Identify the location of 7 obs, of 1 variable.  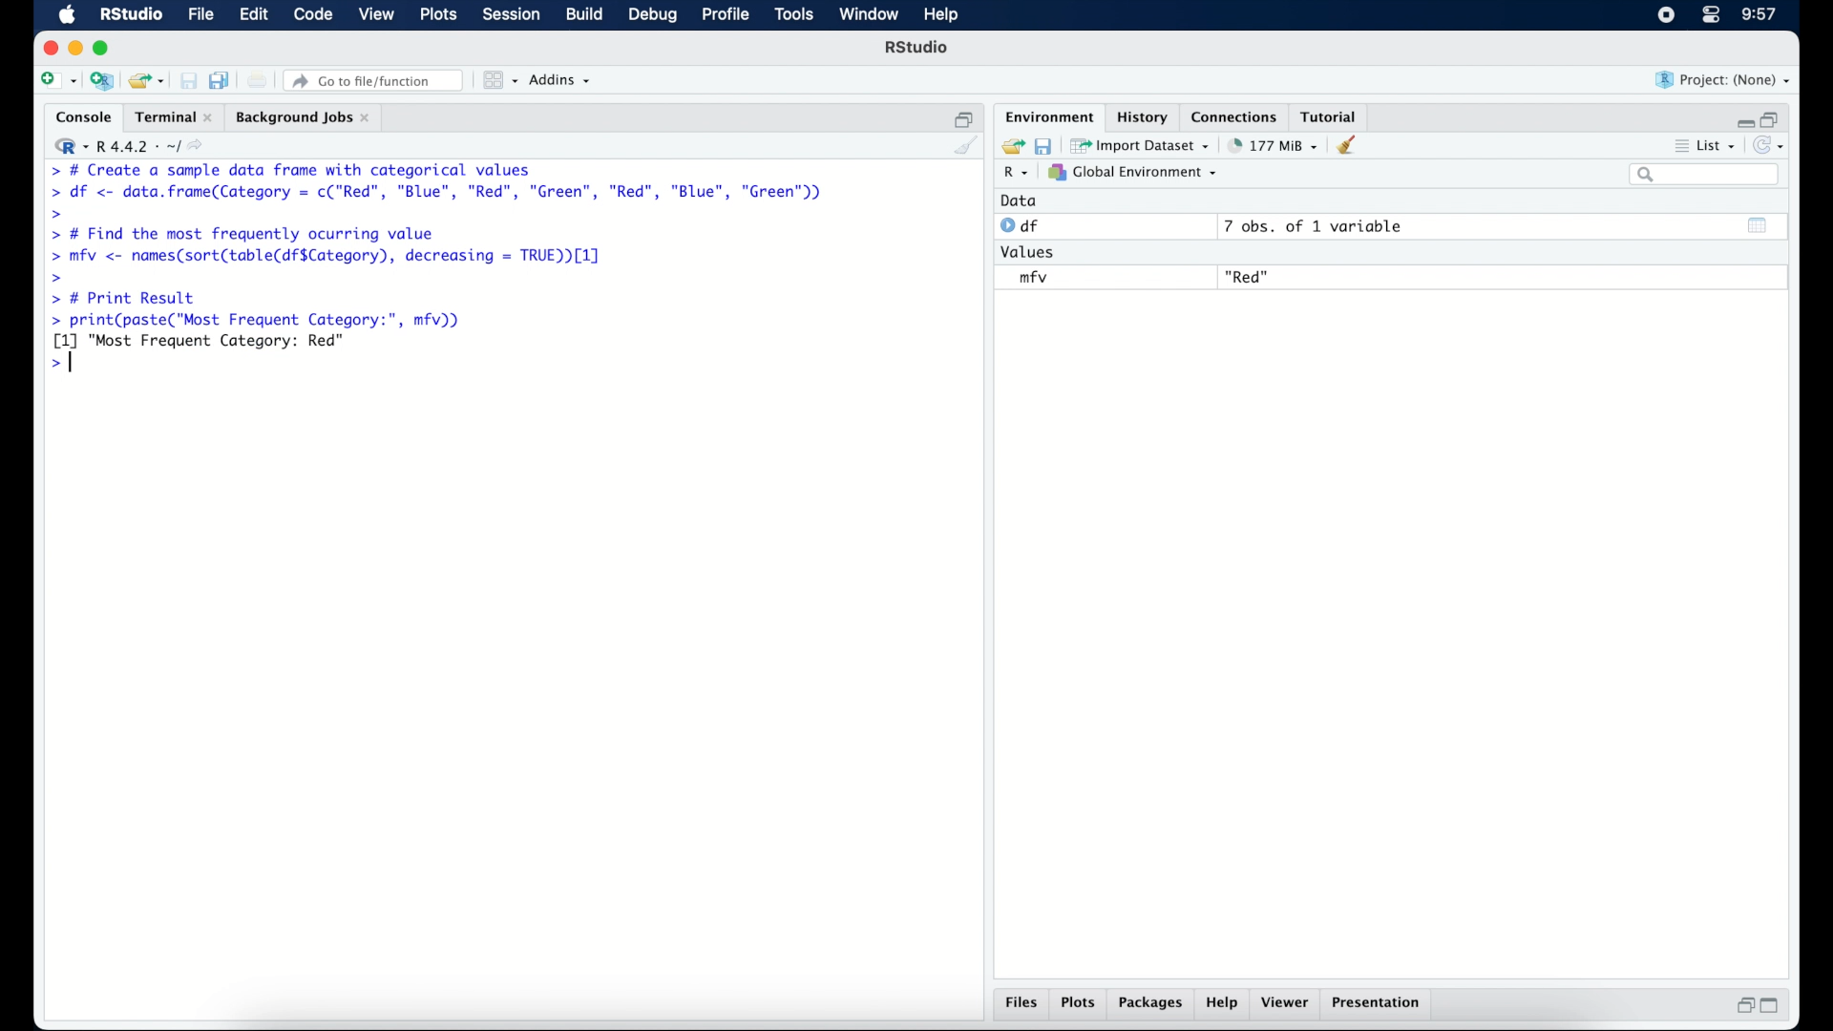
(1314, 227).